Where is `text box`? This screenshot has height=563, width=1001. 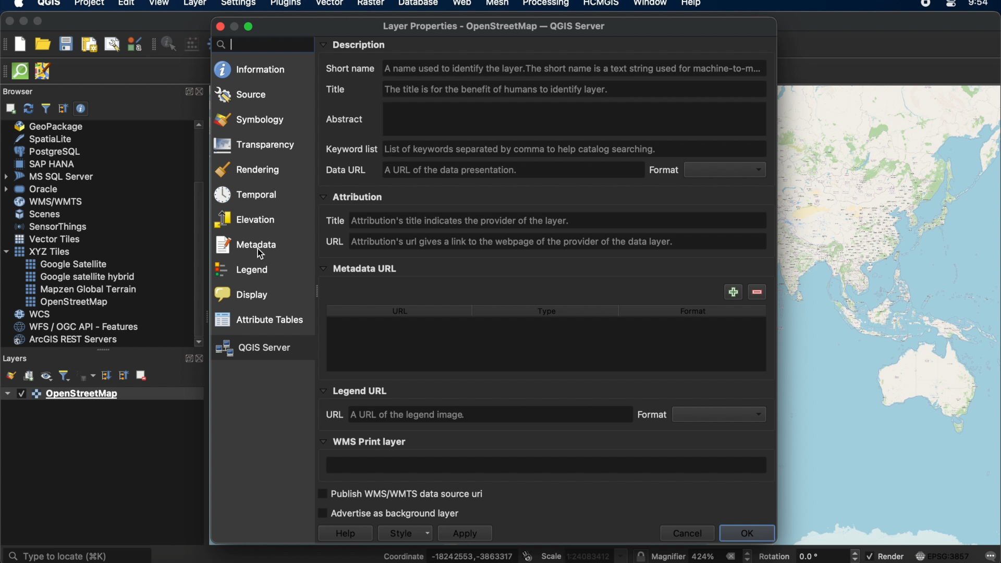
text box is located at coordinates (572, 119).